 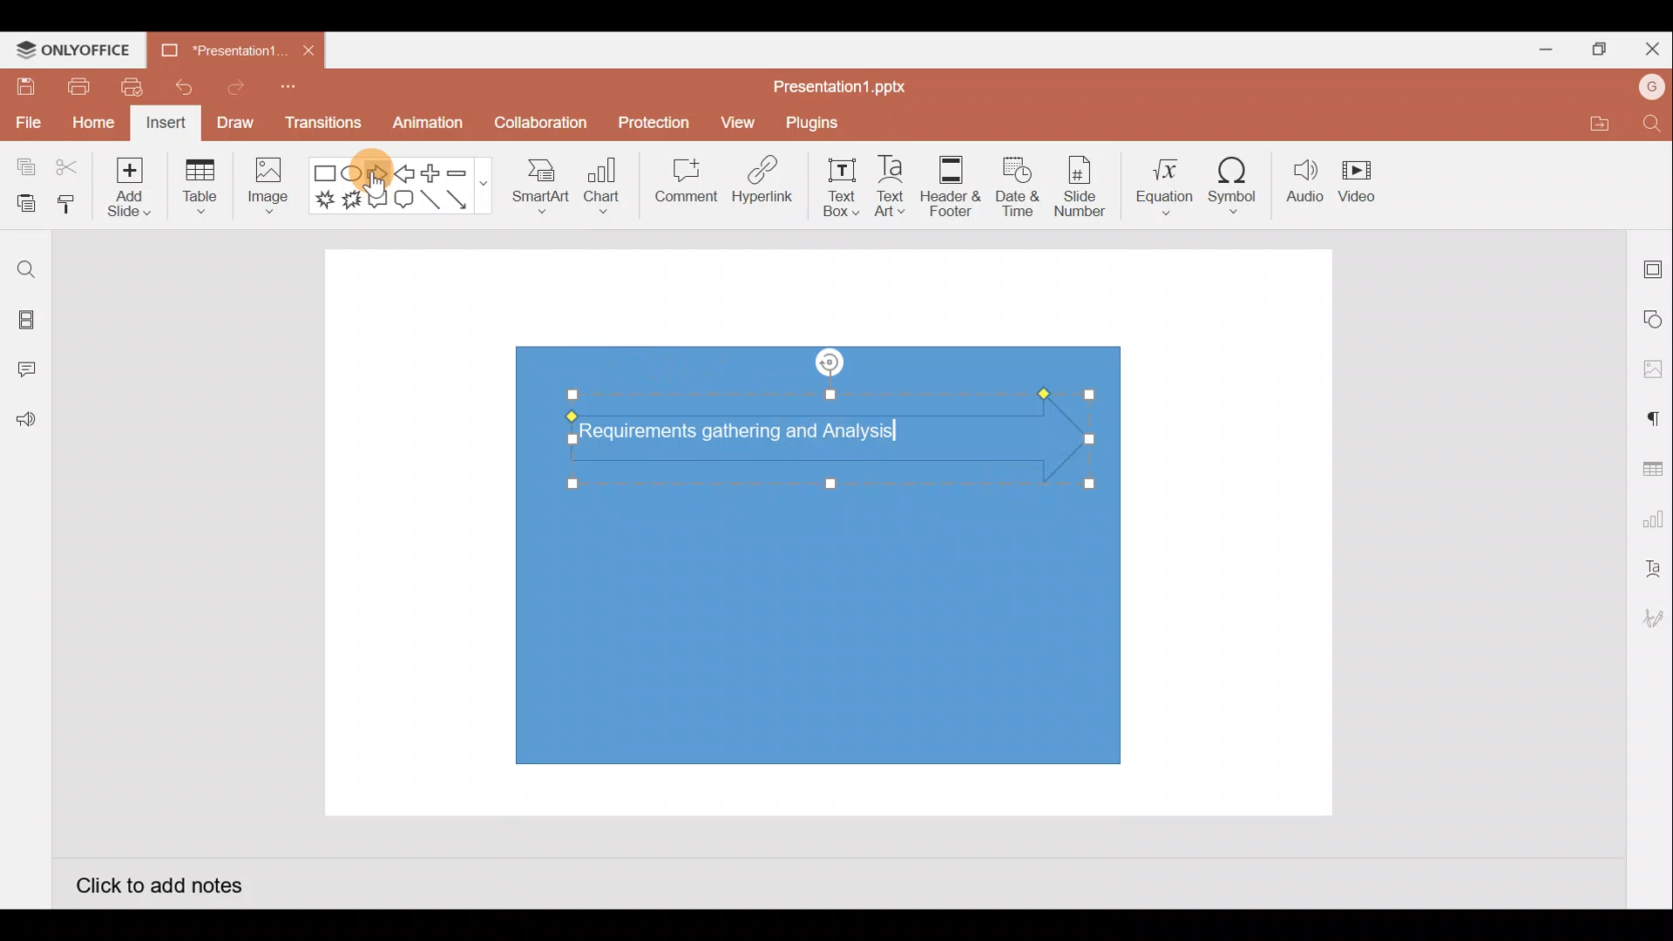 I want to click on View, so click(x=741, y=118).